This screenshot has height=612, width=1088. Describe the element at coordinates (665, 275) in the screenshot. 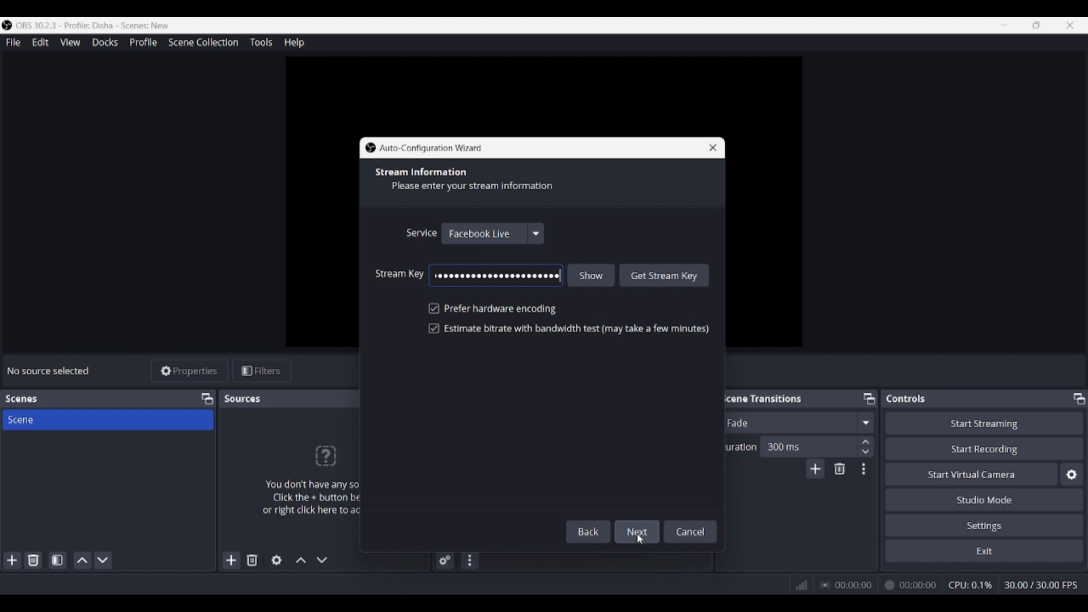

I see `Get stream key` at that location.